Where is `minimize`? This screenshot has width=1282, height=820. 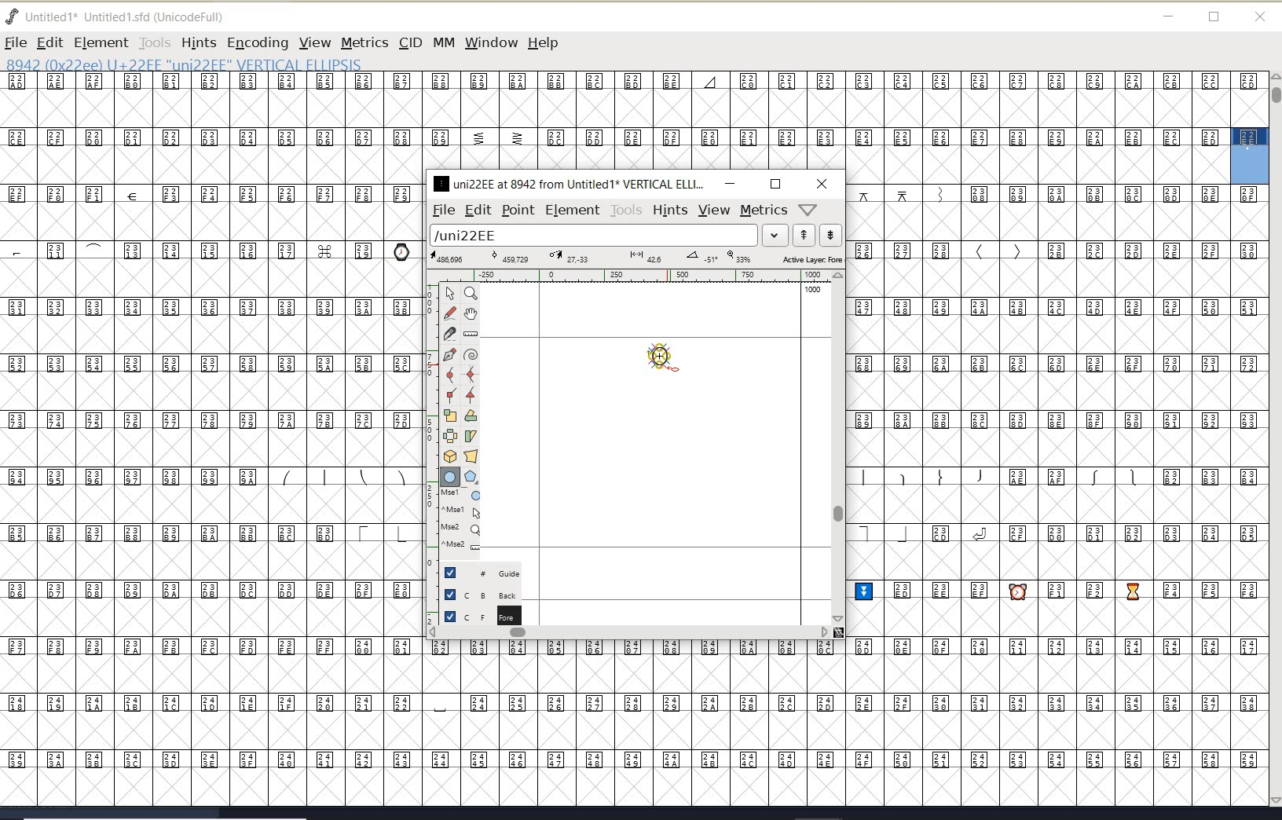 minimize is located at coordinates (730, 183).